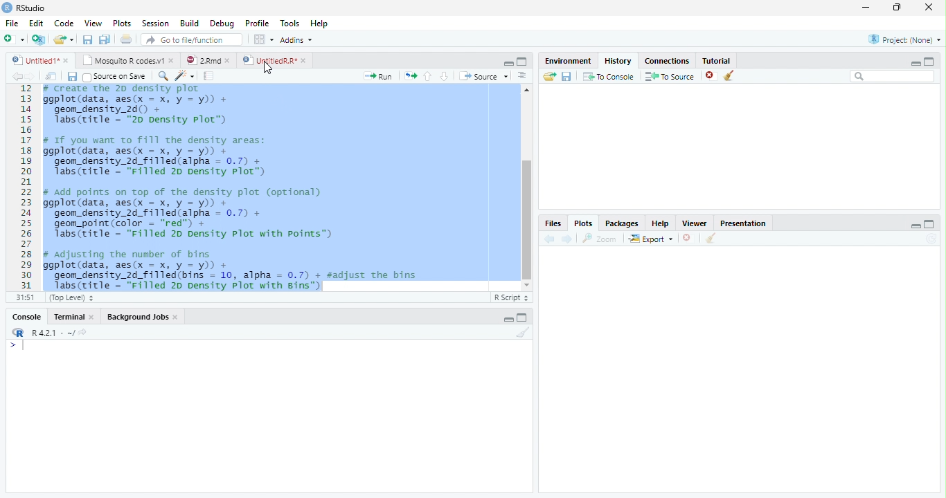 Image resolution: width=946 pixels, height=498 pixels. I want to click on Run, so click(376, 77).